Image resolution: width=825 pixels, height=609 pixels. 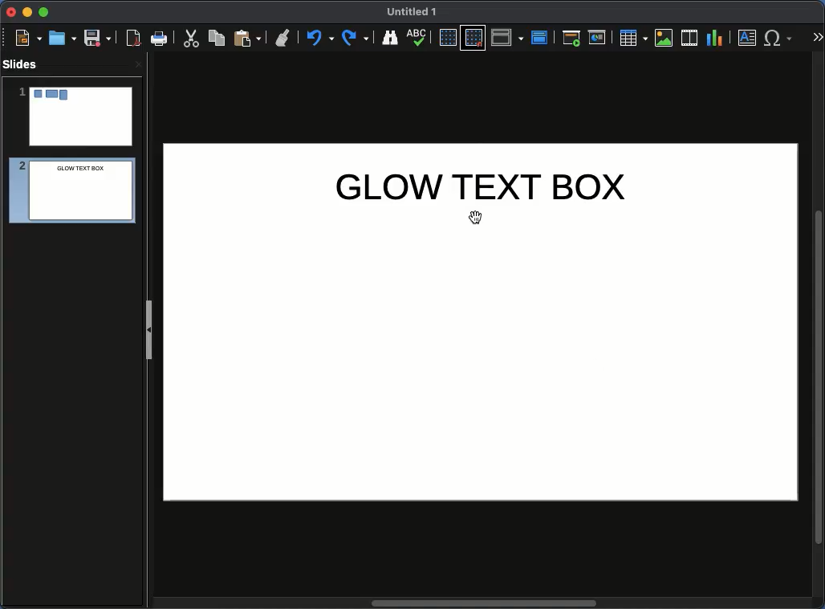 What do you see at coordinates (191, 38) in the screenshot?
I see `Cut` at bounding box center [191, 38].